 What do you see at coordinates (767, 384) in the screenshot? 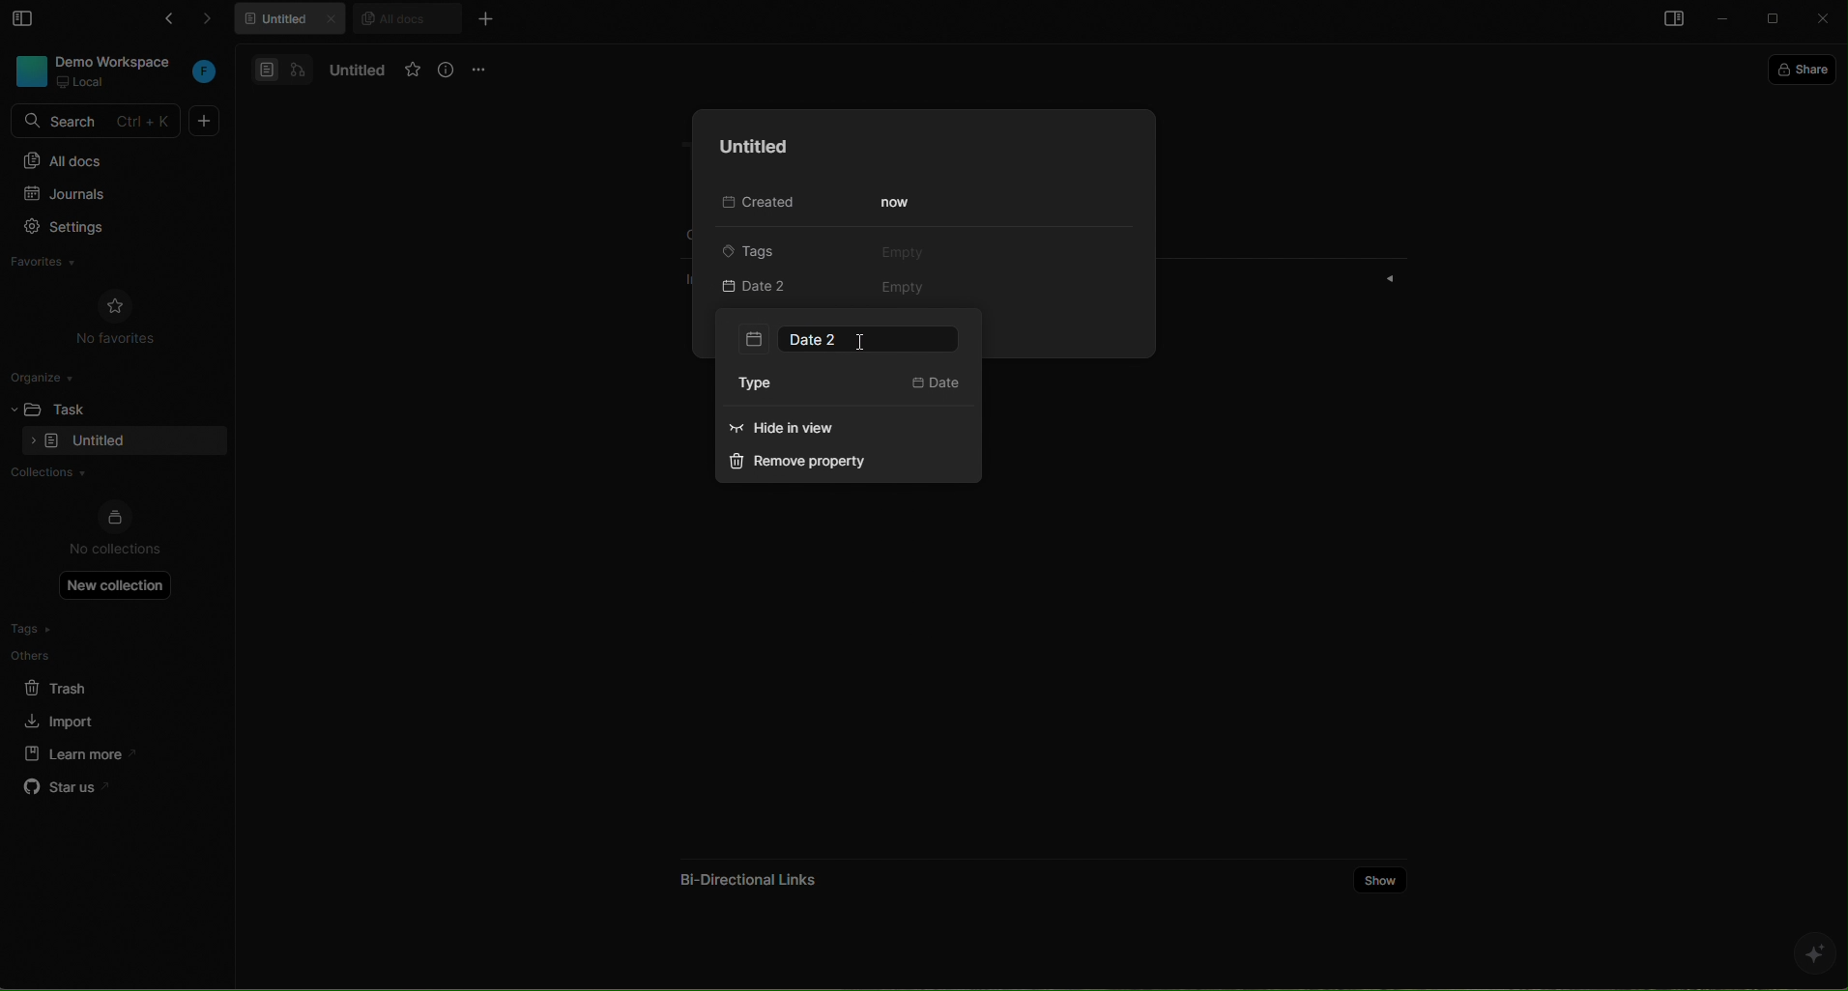
I see `type` at bounding box center [767, 384].